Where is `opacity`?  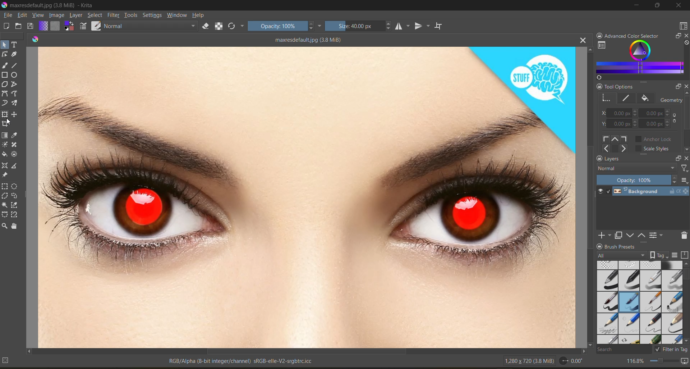
opacity is located at coordinates (285, 27).